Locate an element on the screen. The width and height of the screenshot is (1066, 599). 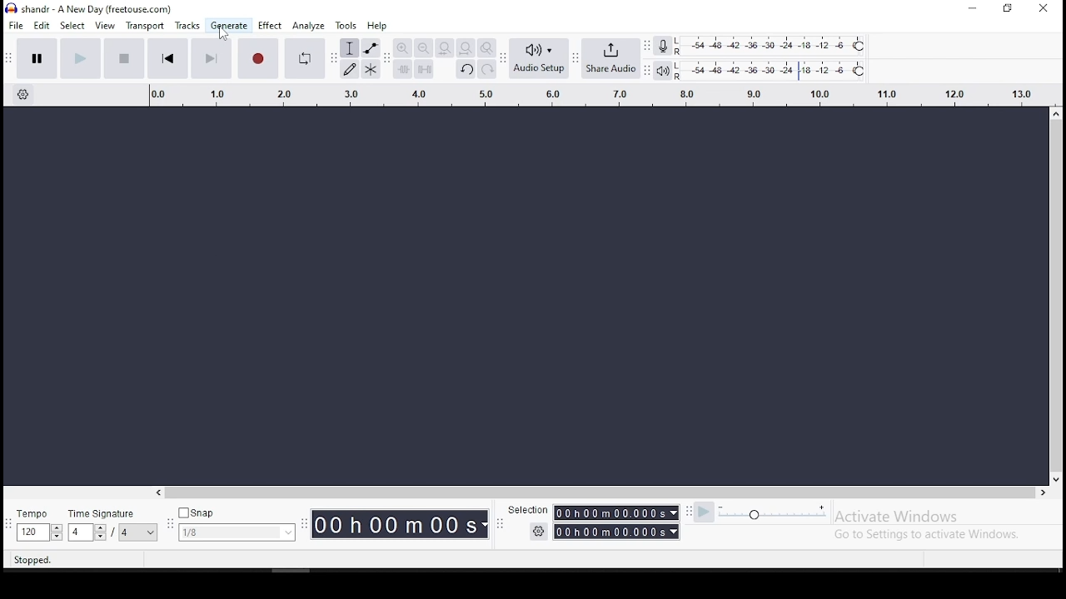
stop is located at coordinates (125, 57).